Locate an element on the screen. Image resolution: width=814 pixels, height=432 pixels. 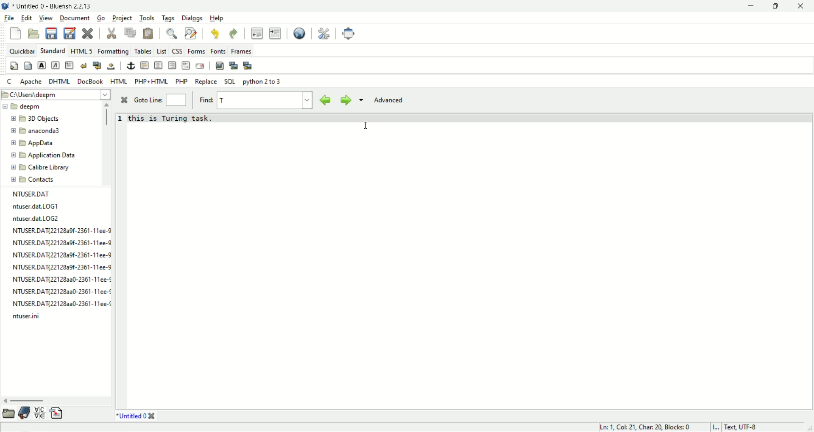
folder name is located at coordinates (40, 179).